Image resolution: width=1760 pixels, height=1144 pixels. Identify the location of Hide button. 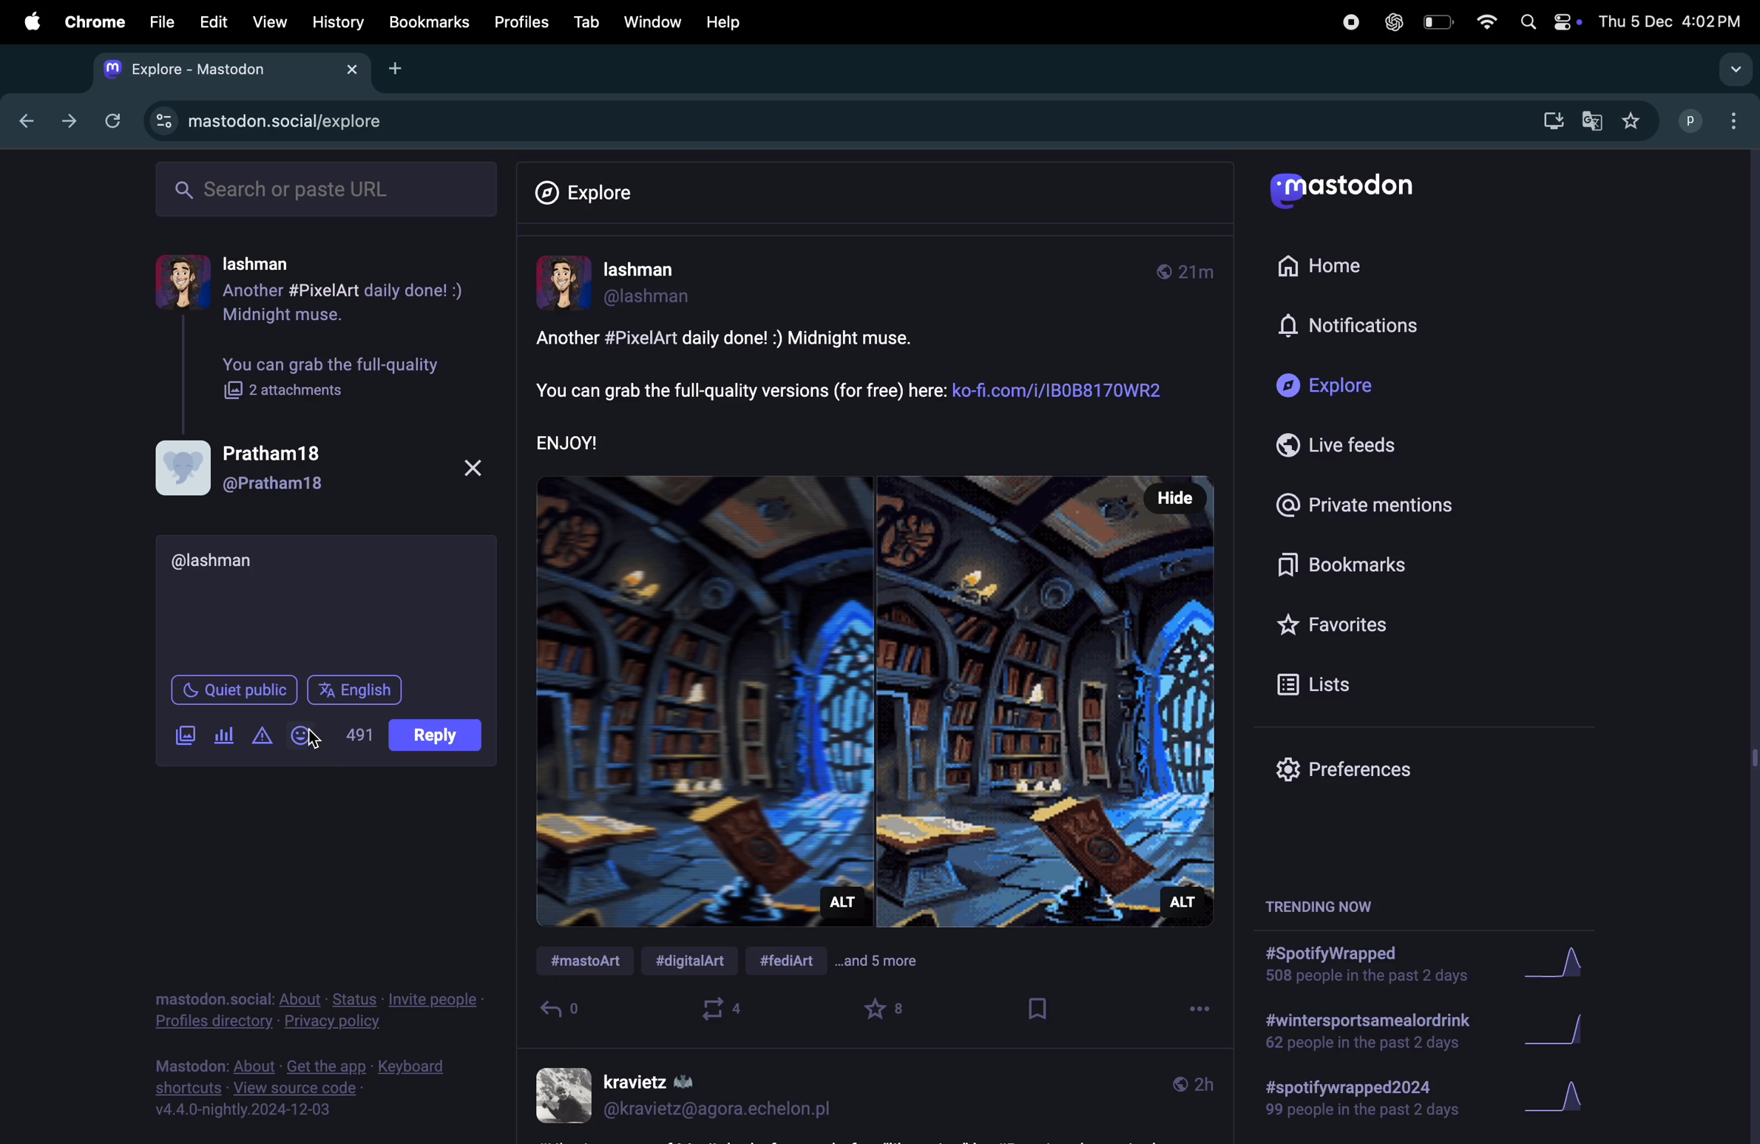
(1170, 498).